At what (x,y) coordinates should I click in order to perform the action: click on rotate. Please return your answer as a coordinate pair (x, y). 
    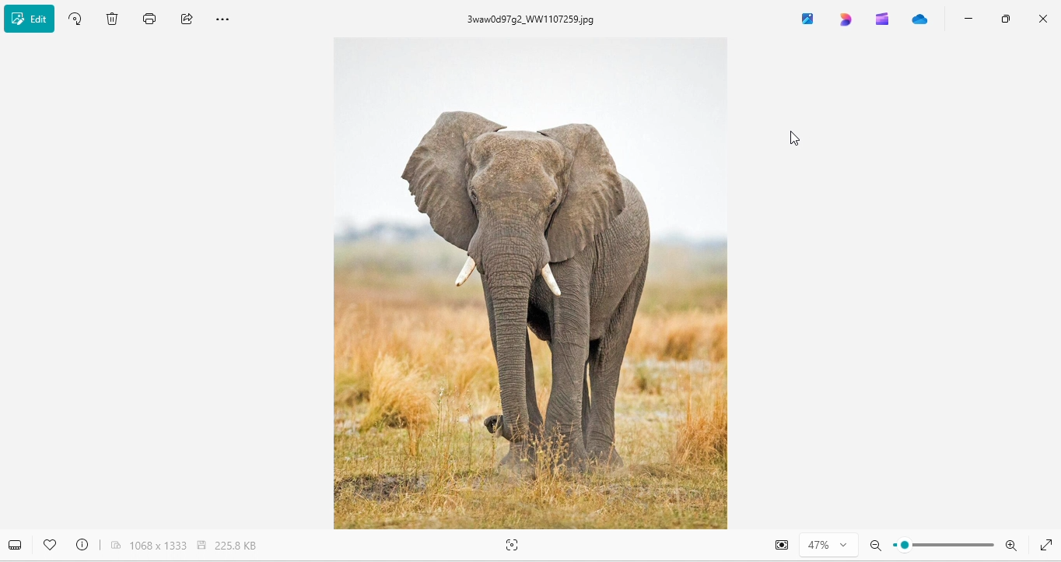
    Looking at the image, I should click on (79, 18).